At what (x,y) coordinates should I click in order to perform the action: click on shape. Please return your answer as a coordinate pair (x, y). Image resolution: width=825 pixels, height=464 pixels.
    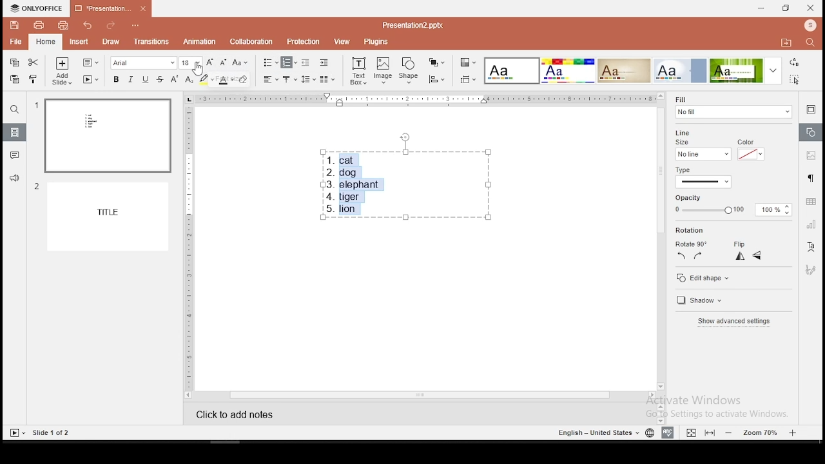
    Looking at the image, I should click on (409, 71).